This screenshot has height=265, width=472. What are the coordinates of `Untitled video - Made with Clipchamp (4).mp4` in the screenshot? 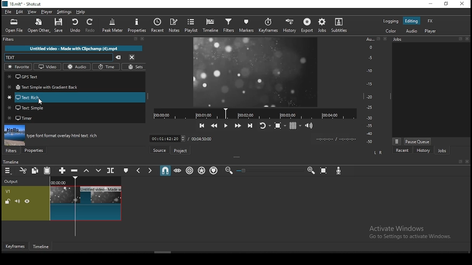 It's located at (74, 48).